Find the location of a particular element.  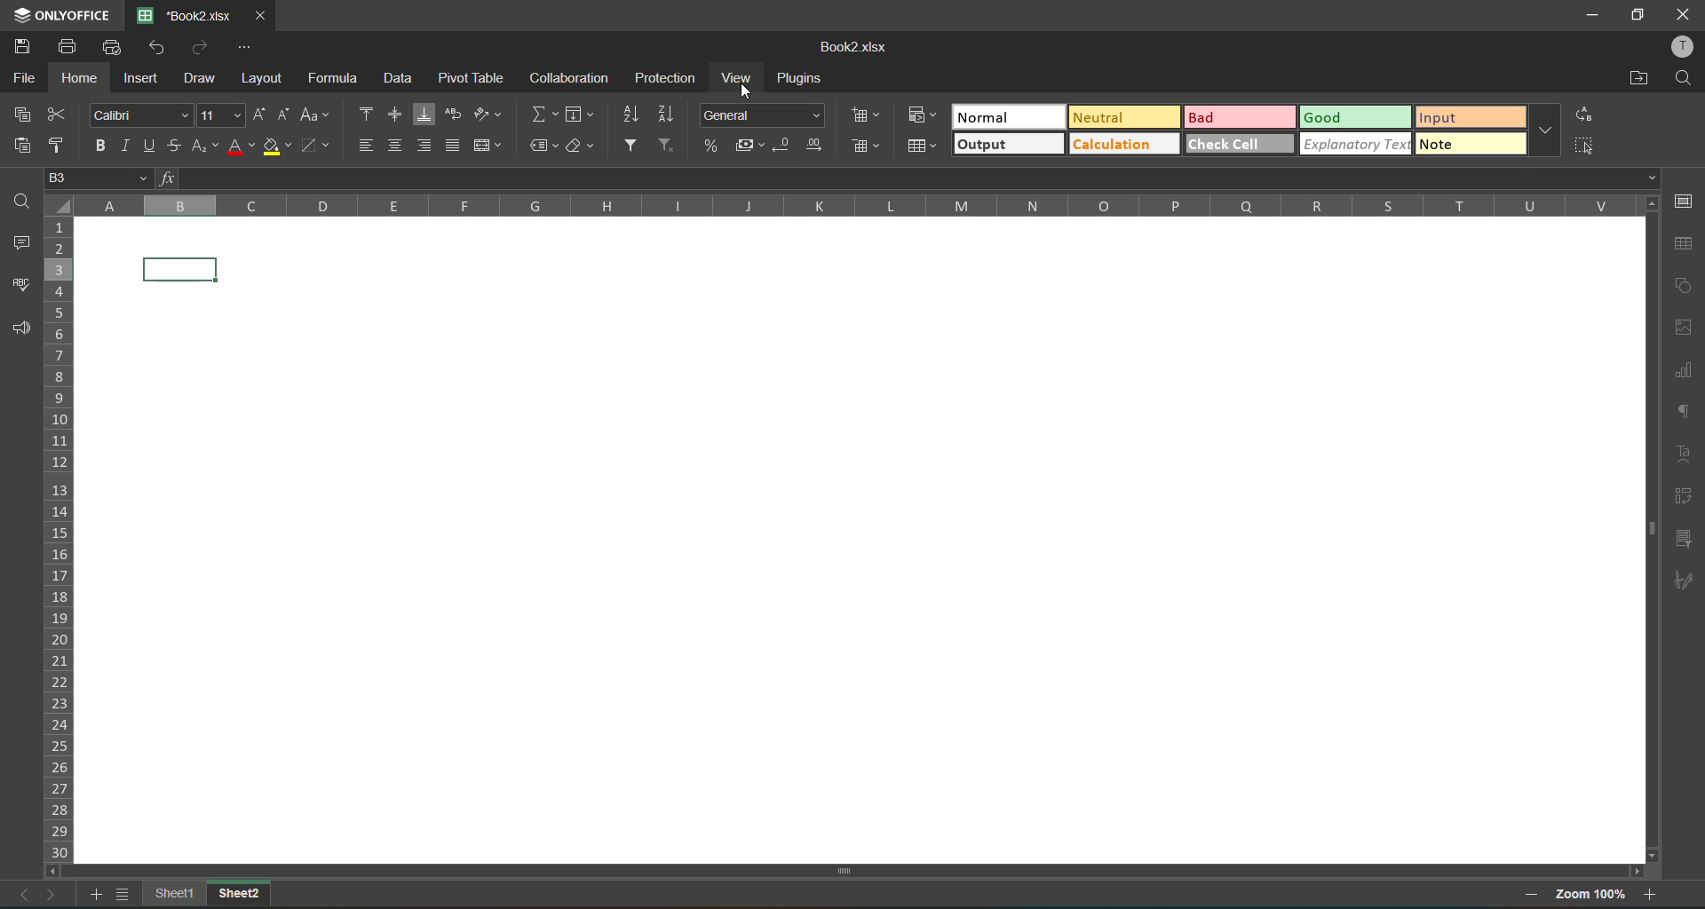

signature is located at coordinates (1685, 581).